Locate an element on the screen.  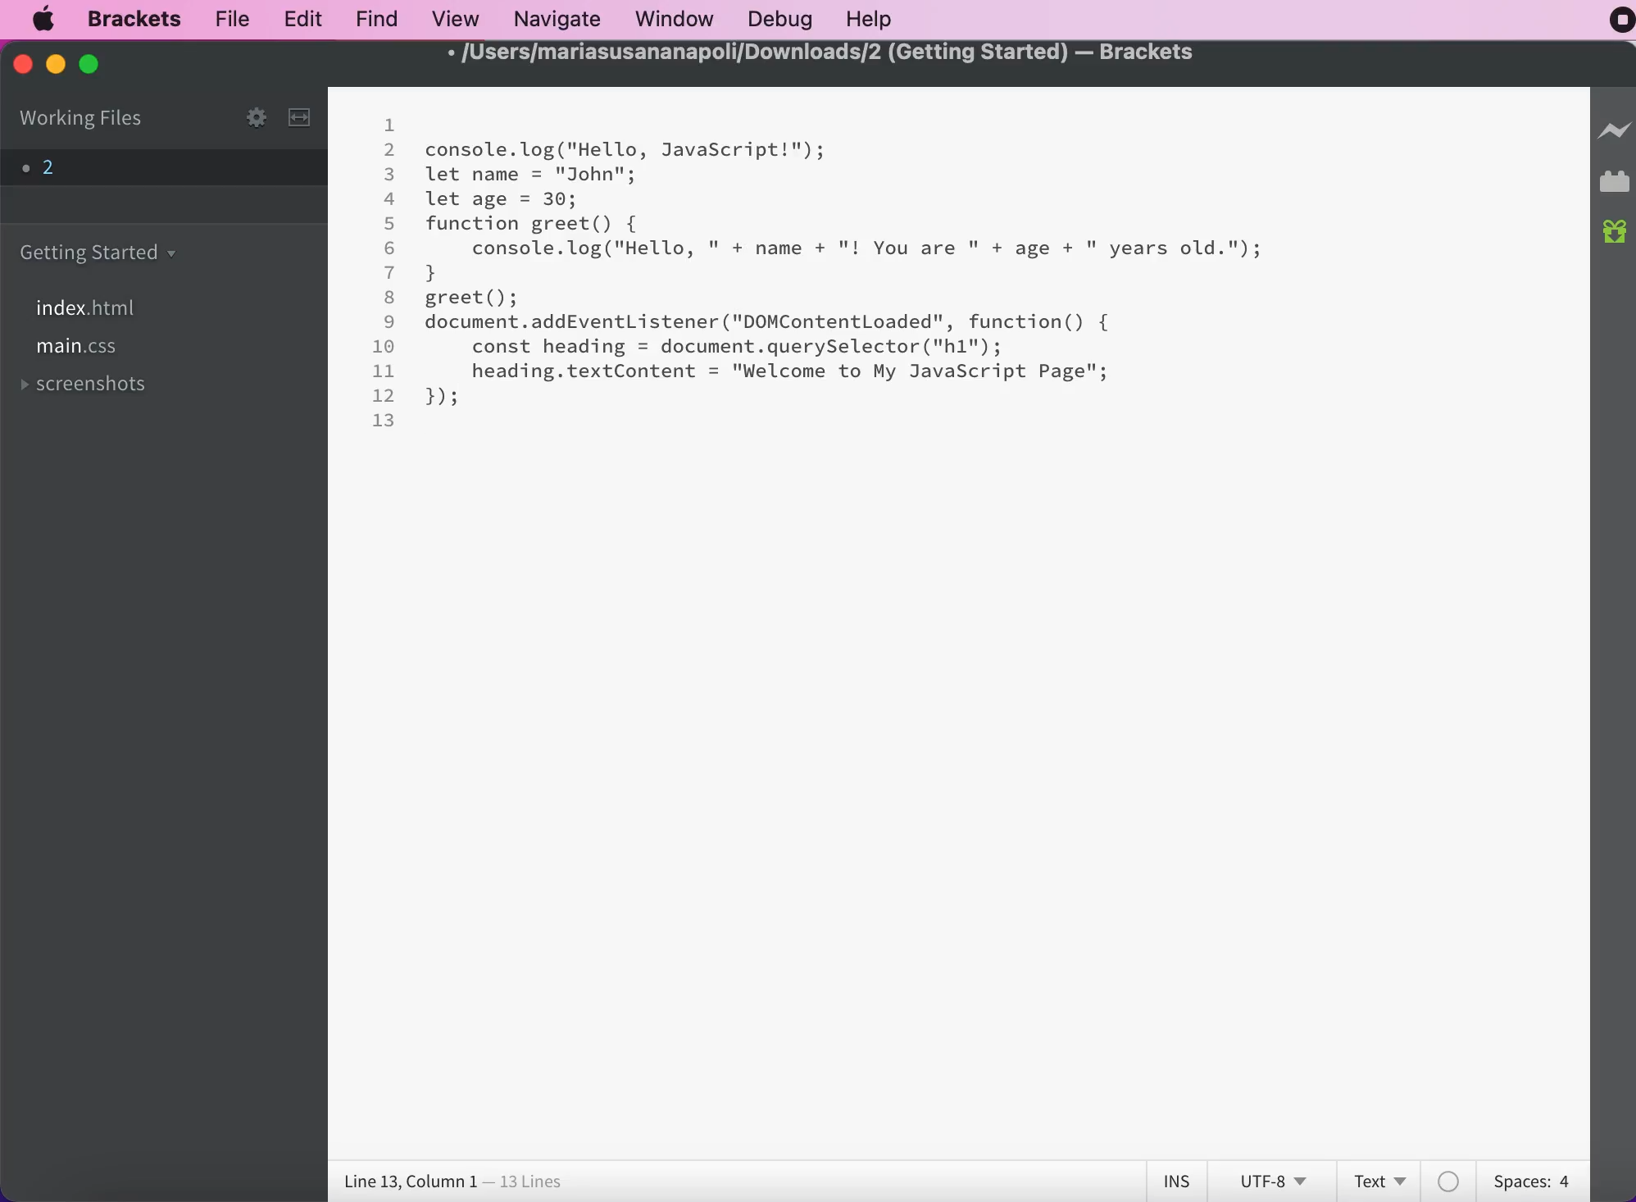
file main.css is located at coordinates (87, 351).